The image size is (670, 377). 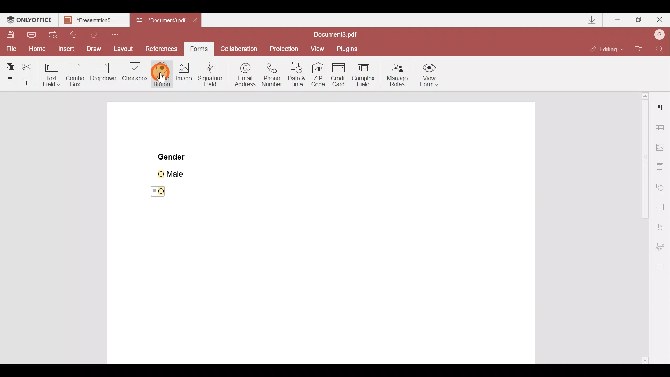 What do you see at coordinates (662, 188) in the screenshot?
I see `Shapes settings` at bounding box center [662, 188].